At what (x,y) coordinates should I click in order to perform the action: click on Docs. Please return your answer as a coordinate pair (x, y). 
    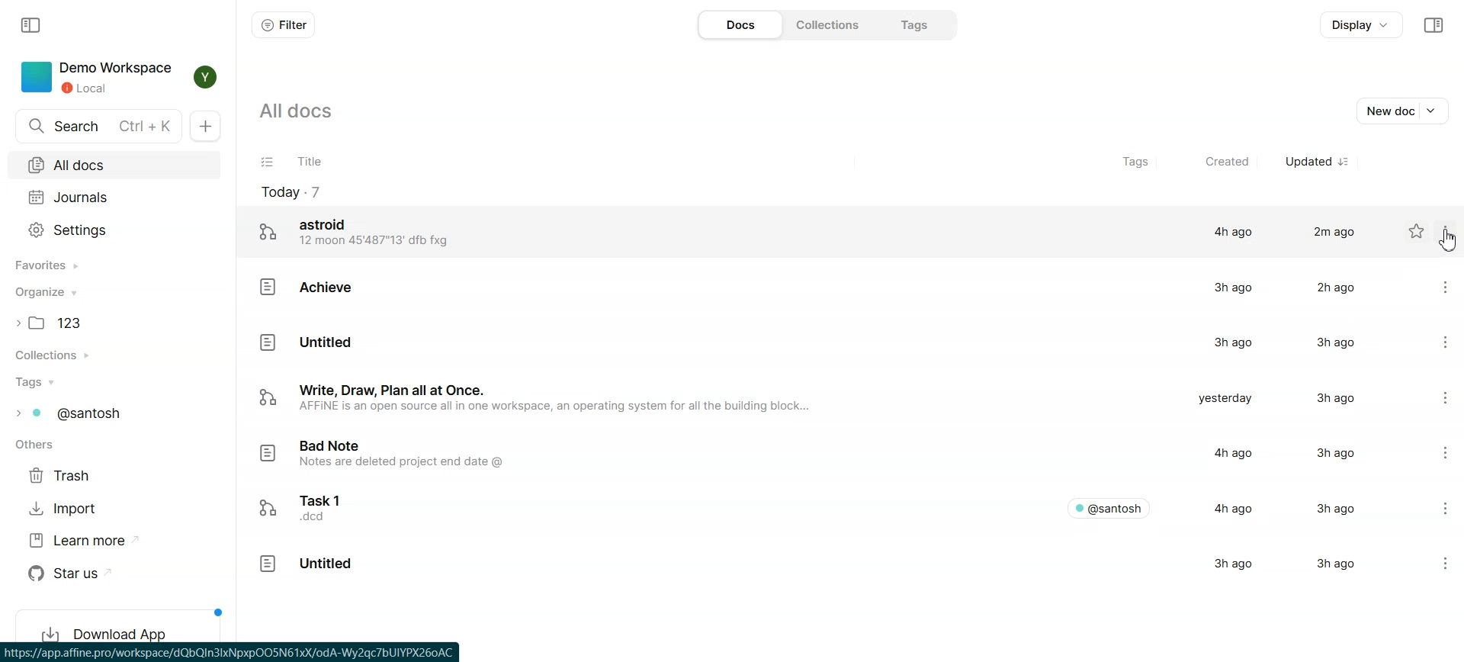
    Looking at the image, I should click on (740, 25).